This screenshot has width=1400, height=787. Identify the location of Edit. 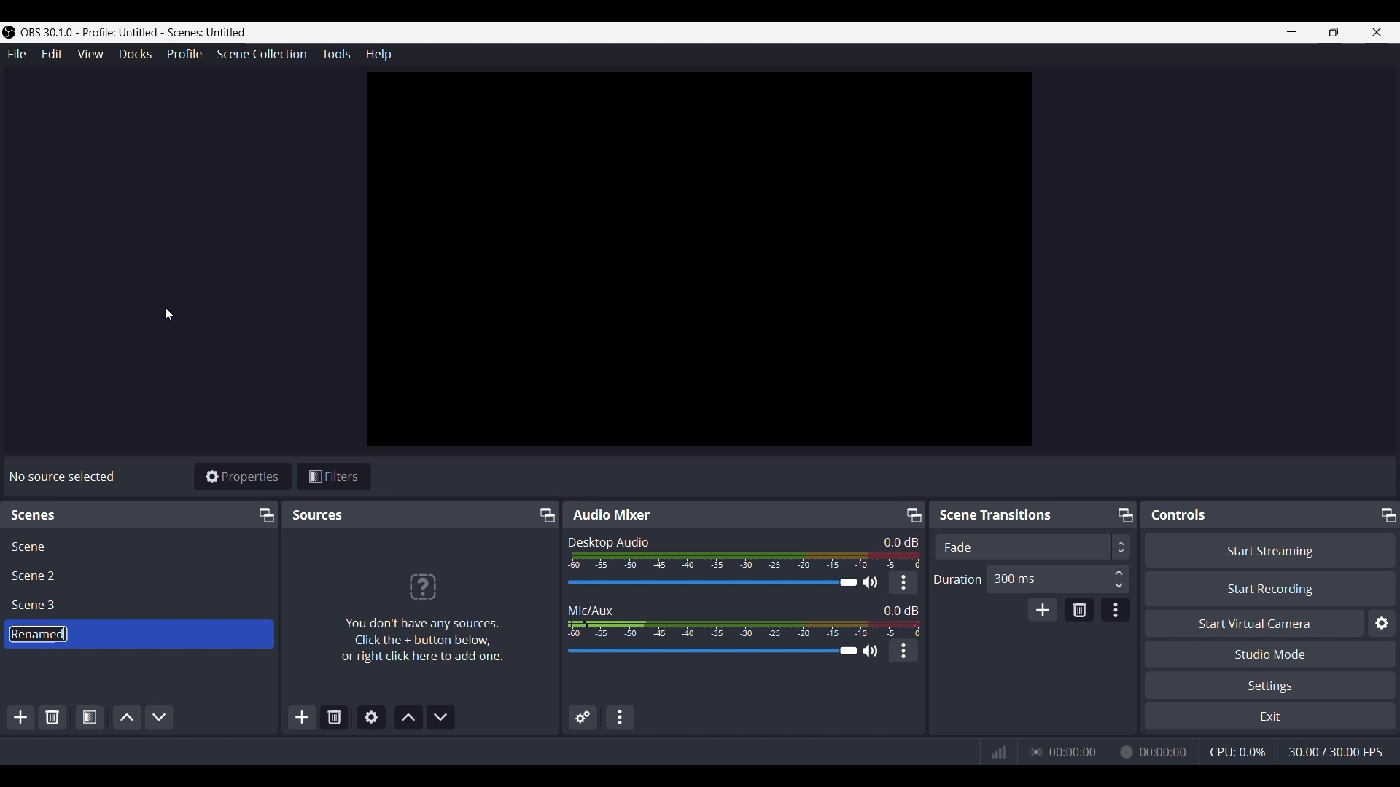
(52, 55).